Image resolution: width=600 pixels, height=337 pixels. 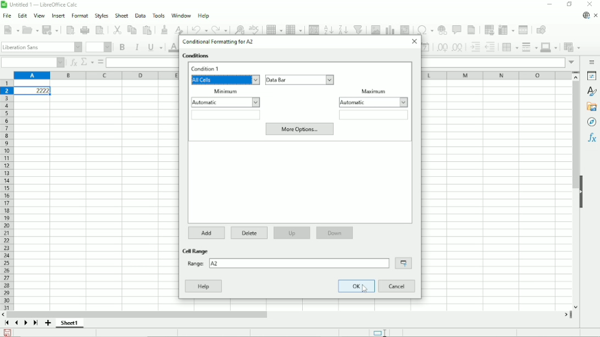 What do you see at coordinates (582, 192) in the screenshot?
I see `Hide` at bounding box center [582, 192].